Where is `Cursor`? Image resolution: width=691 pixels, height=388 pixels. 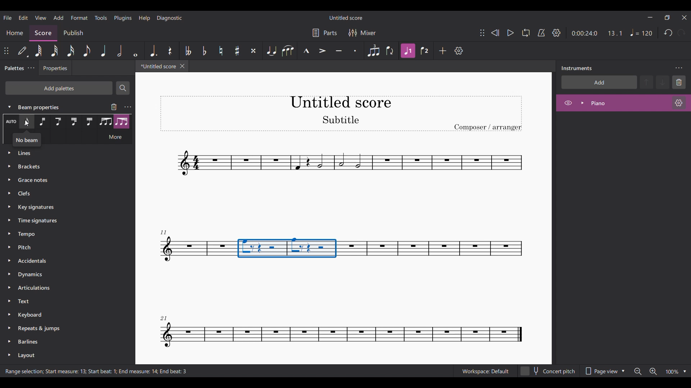
Cursor is located at coordinates (28, 124).